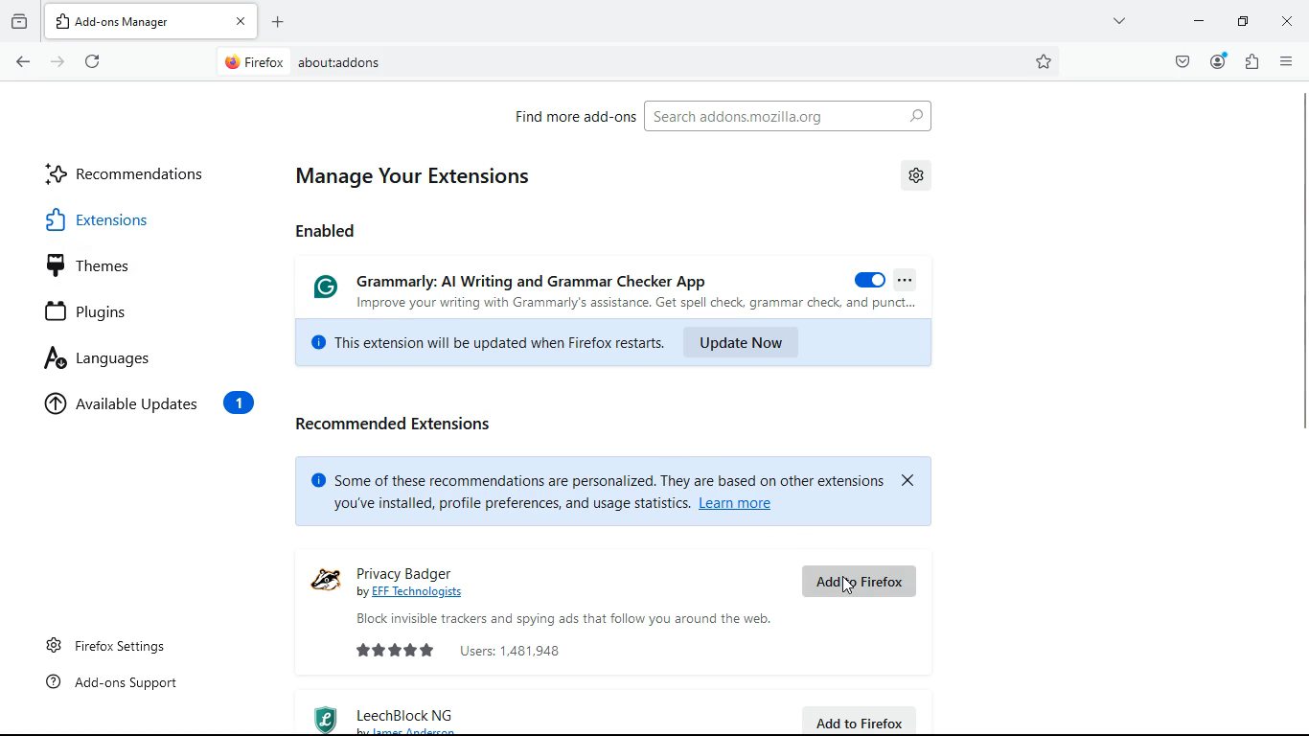 The width and height of the screenshot is (1309, 736). I want to click on rating, so click(397, 650).